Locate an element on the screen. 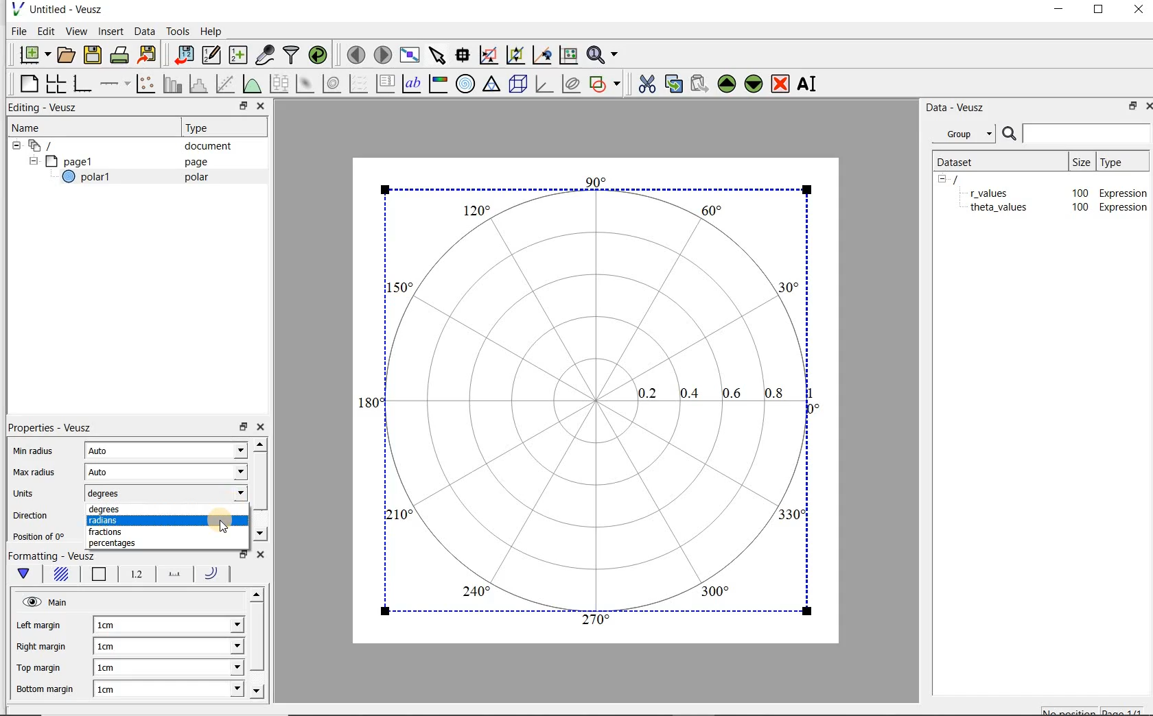 The image size is (1153, 716). Group is located at coordinates (968, 136).